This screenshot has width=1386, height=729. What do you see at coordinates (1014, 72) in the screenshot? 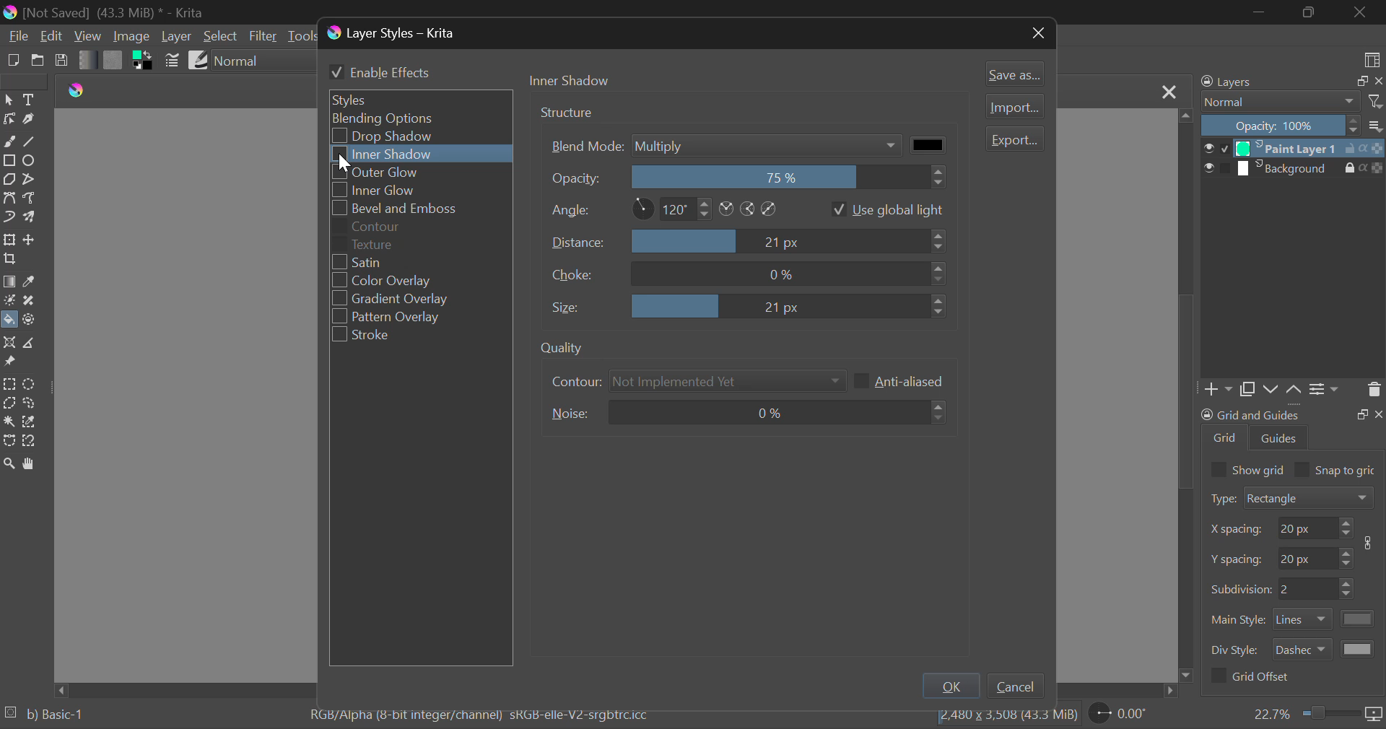
I see `Save as` at bounding box center [1014, 72].